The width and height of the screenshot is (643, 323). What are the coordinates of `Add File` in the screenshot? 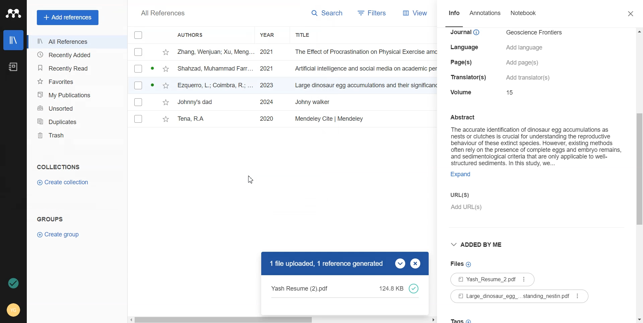 It's located at (461, 264).